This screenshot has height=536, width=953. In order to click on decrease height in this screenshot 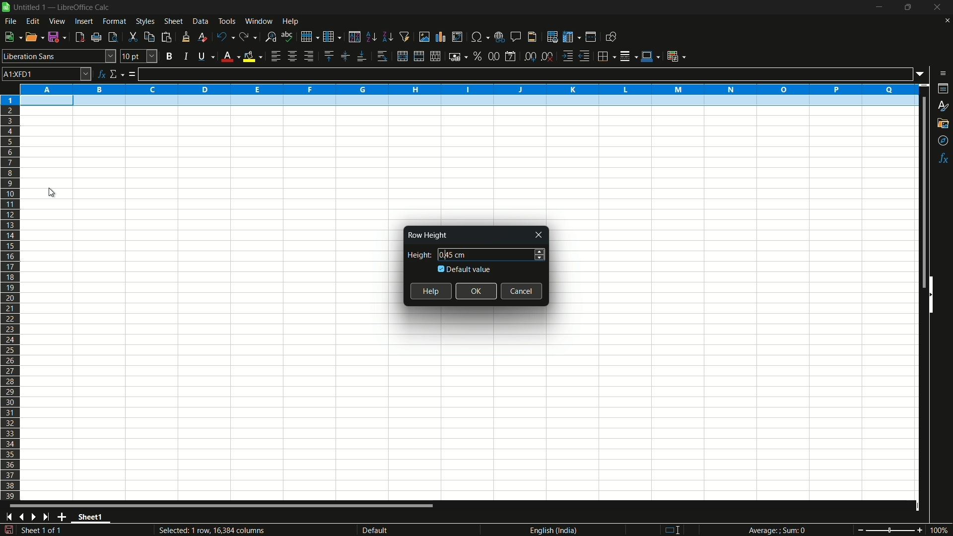, I will do `click(540, 259)`.